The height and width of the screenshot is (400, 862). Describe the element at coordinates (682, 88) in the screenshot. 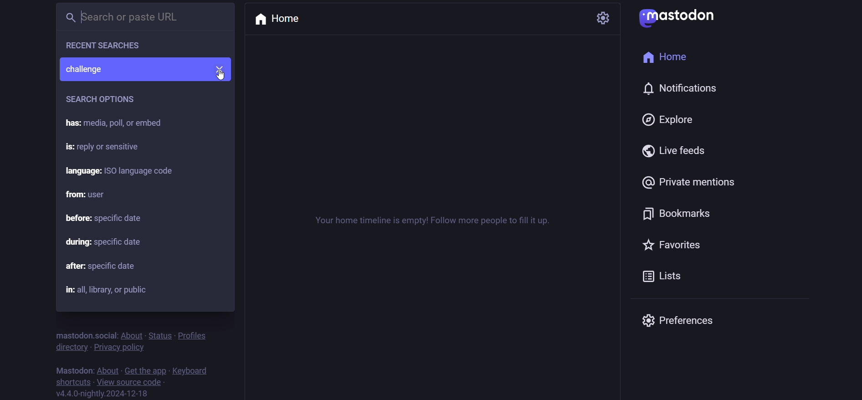

I see `notification` at that location.